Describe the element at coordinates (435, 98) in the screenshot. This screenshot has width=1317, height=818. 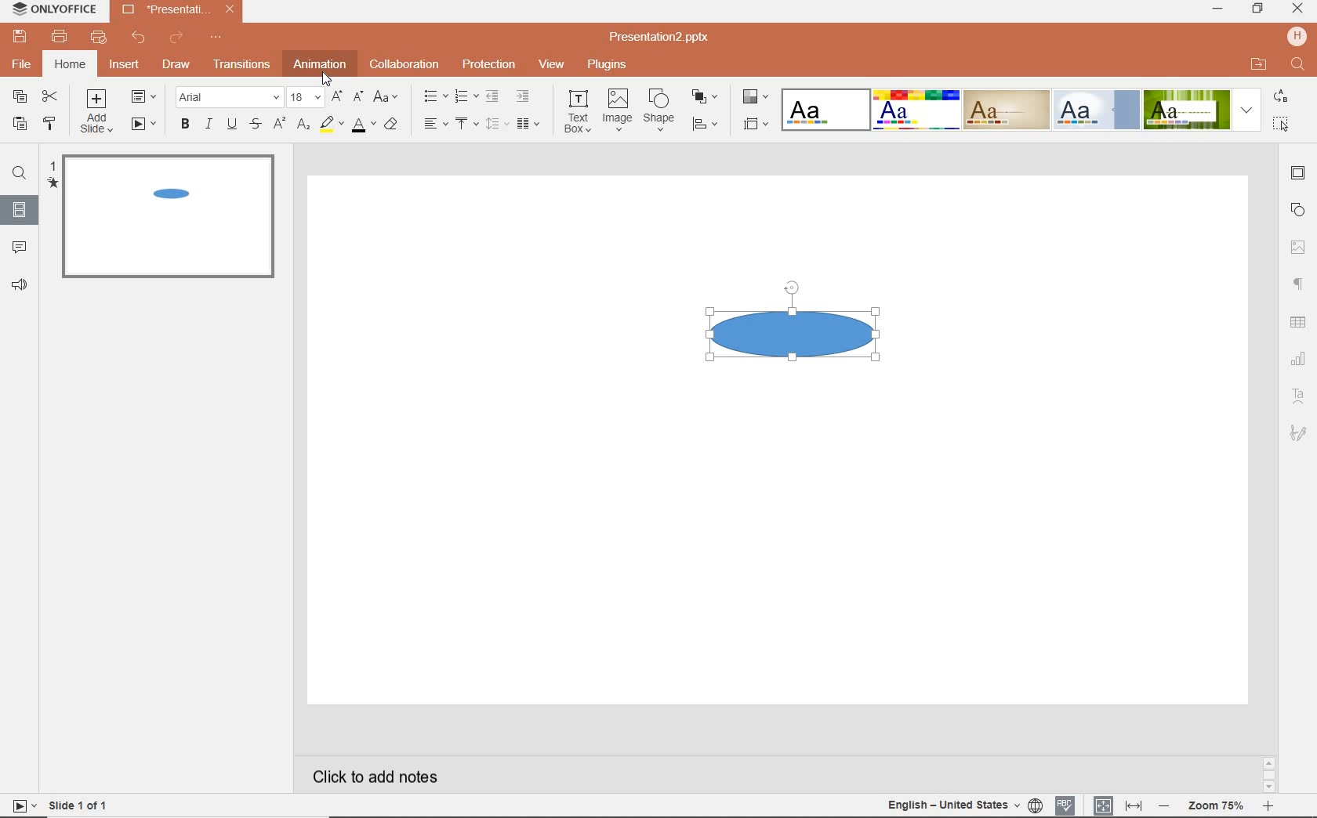
I see `BULLETS` at that location.